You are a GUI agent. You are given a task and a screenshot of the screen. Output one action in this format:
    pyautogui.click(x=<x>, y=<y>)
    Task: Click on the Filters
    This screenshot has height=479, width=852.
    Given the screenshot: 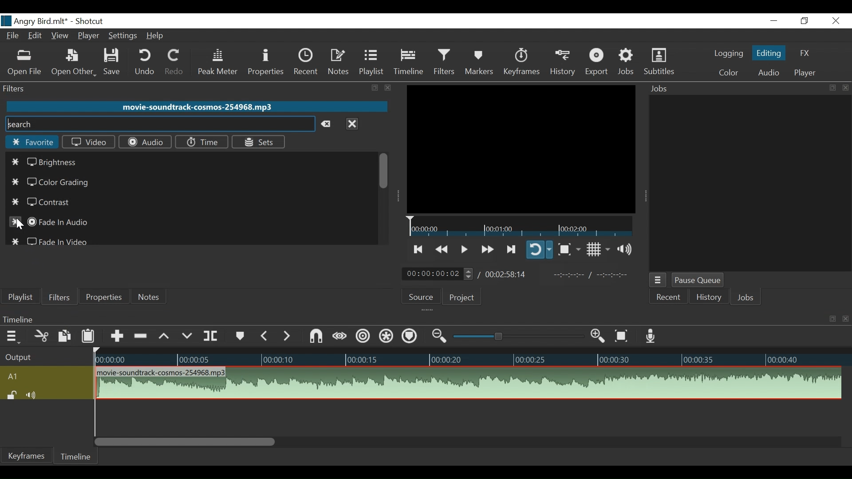 What is the action you would take?
    pyautogui.click(x=58, y=297)
    